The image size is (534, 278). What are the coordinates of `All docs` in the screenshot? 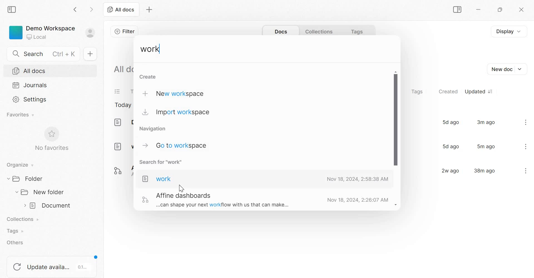 It's located at (29, 71).